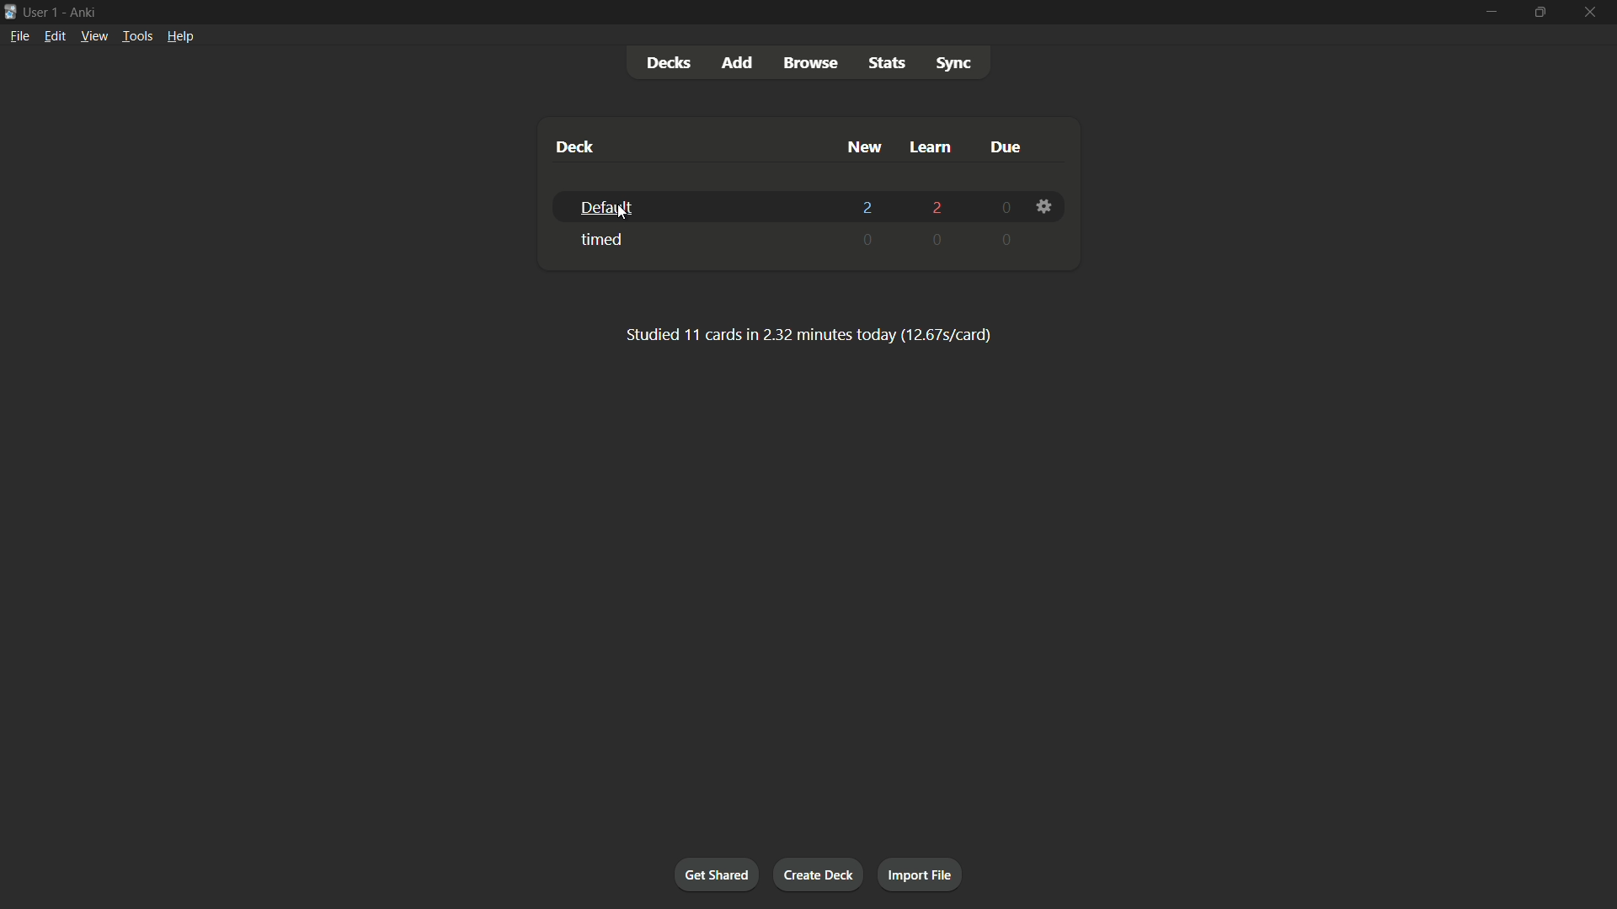  What do you see at coordinates (1009, 237) in the screenshot?
I see `0` at bounding box center [1009, 237].